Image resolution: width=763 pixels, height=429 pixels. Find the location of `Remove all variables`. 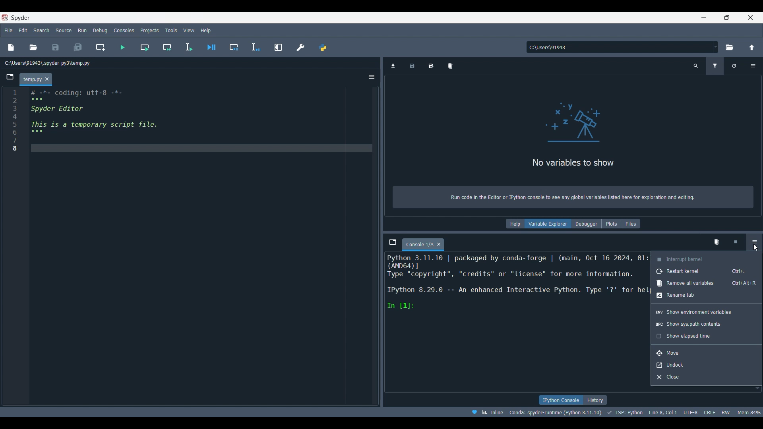

Remove all variables is located at coordinates (707, 283).